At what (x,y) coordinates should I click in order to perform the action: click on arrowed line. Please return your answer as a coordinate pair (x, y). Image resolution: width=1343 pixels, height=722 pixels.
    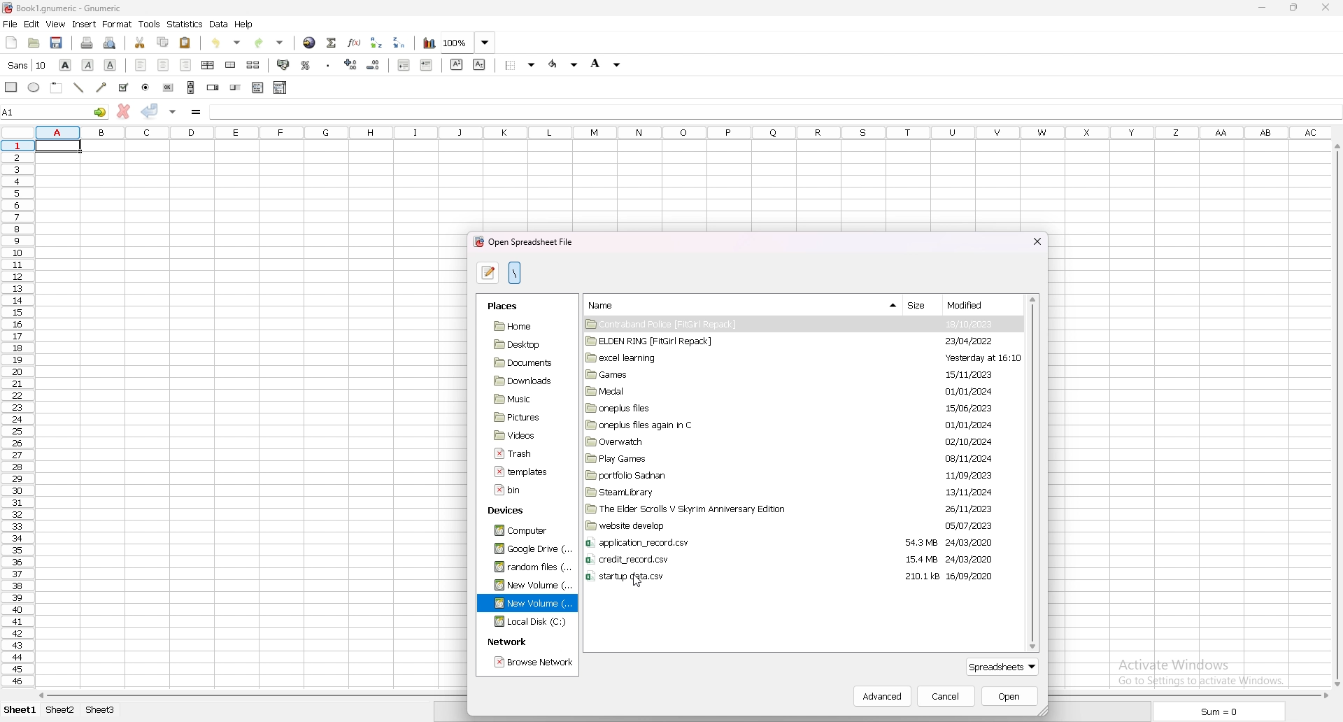
    Looking at the image, I should click on (101, 87).